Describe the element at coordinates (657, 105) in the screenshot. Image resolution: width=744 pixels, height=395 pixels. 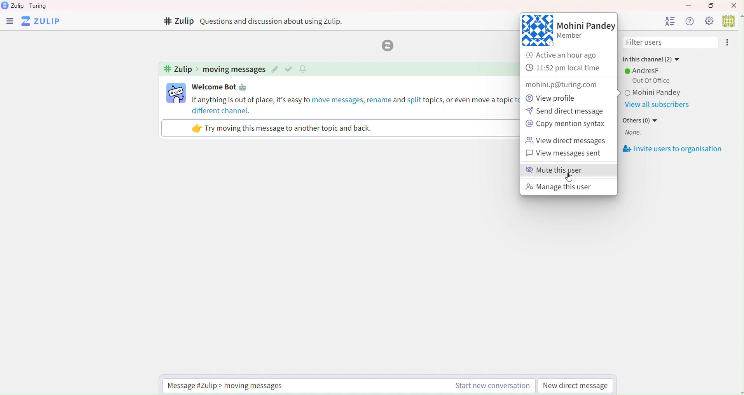
I see `View All subscribers` at that location.